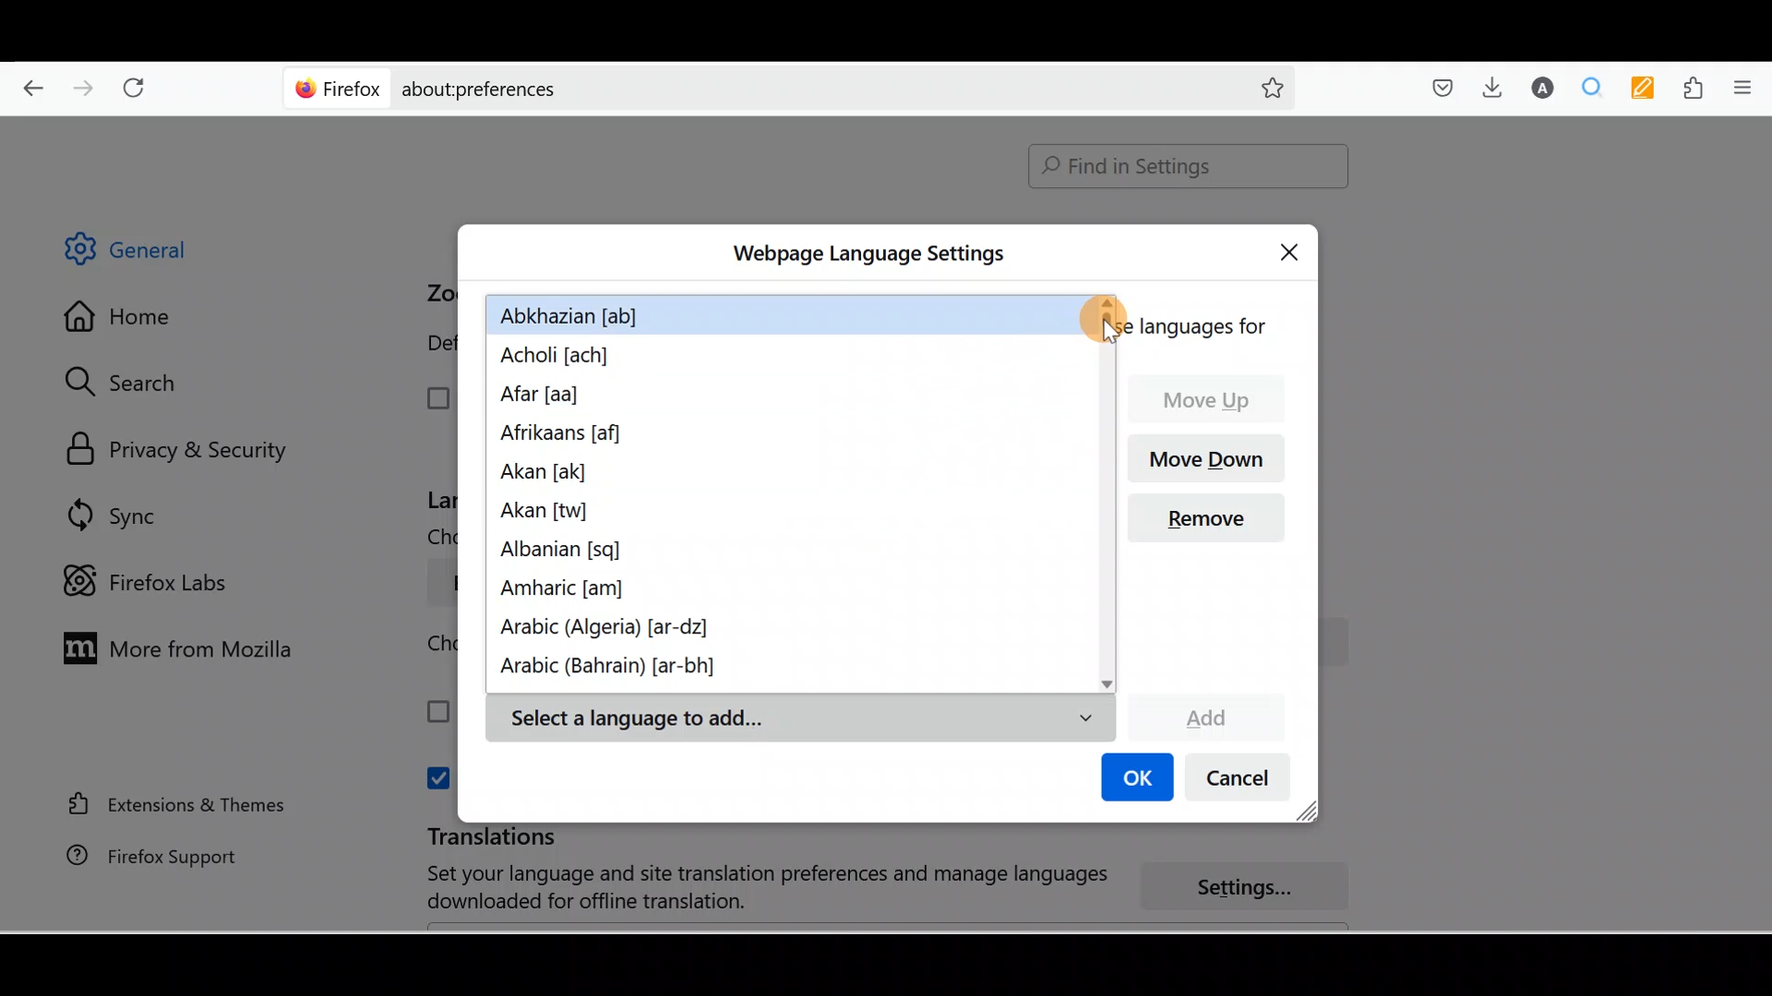 This screenshot has width=1772, height=996. Describe the element at coordinates (548, 515) in the screenshot. I see `Akan [tw]` at that location.